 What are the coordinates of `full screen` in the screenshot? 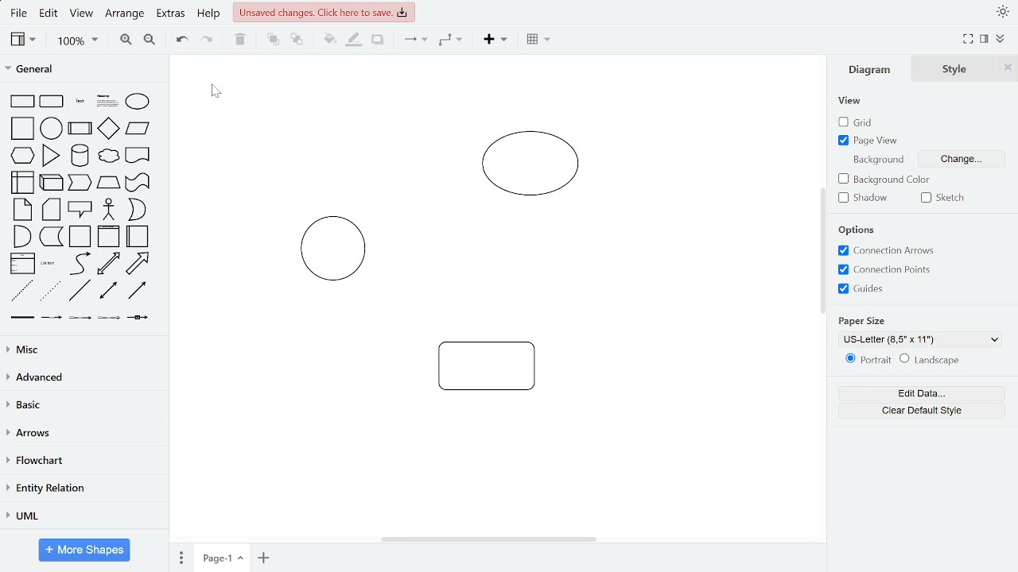 It's located at (967, 40).